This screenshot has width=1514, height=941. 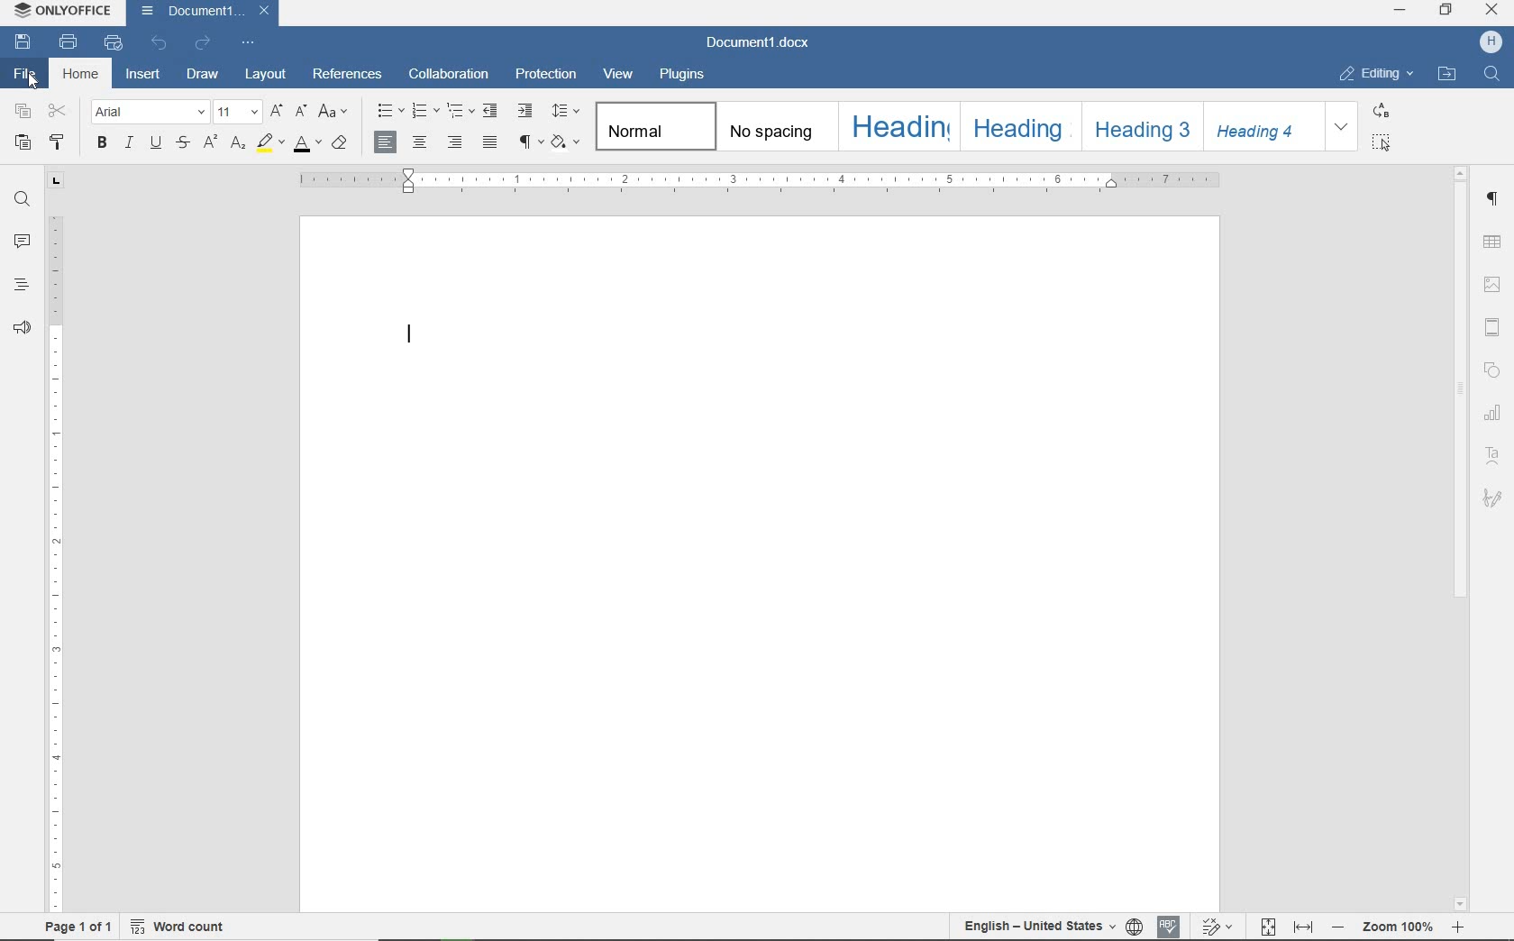 What do you see at coordinates (23, 142) in the screenshot?
I see `paste` at bounding box center [23, 142].